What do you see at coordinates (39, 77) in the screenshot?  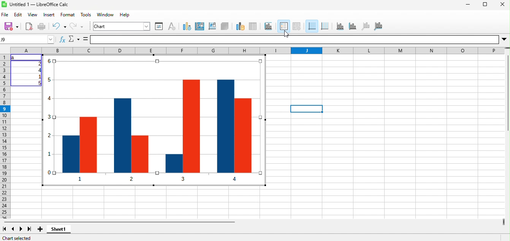 I see `1` at bounding box center [39, 77].